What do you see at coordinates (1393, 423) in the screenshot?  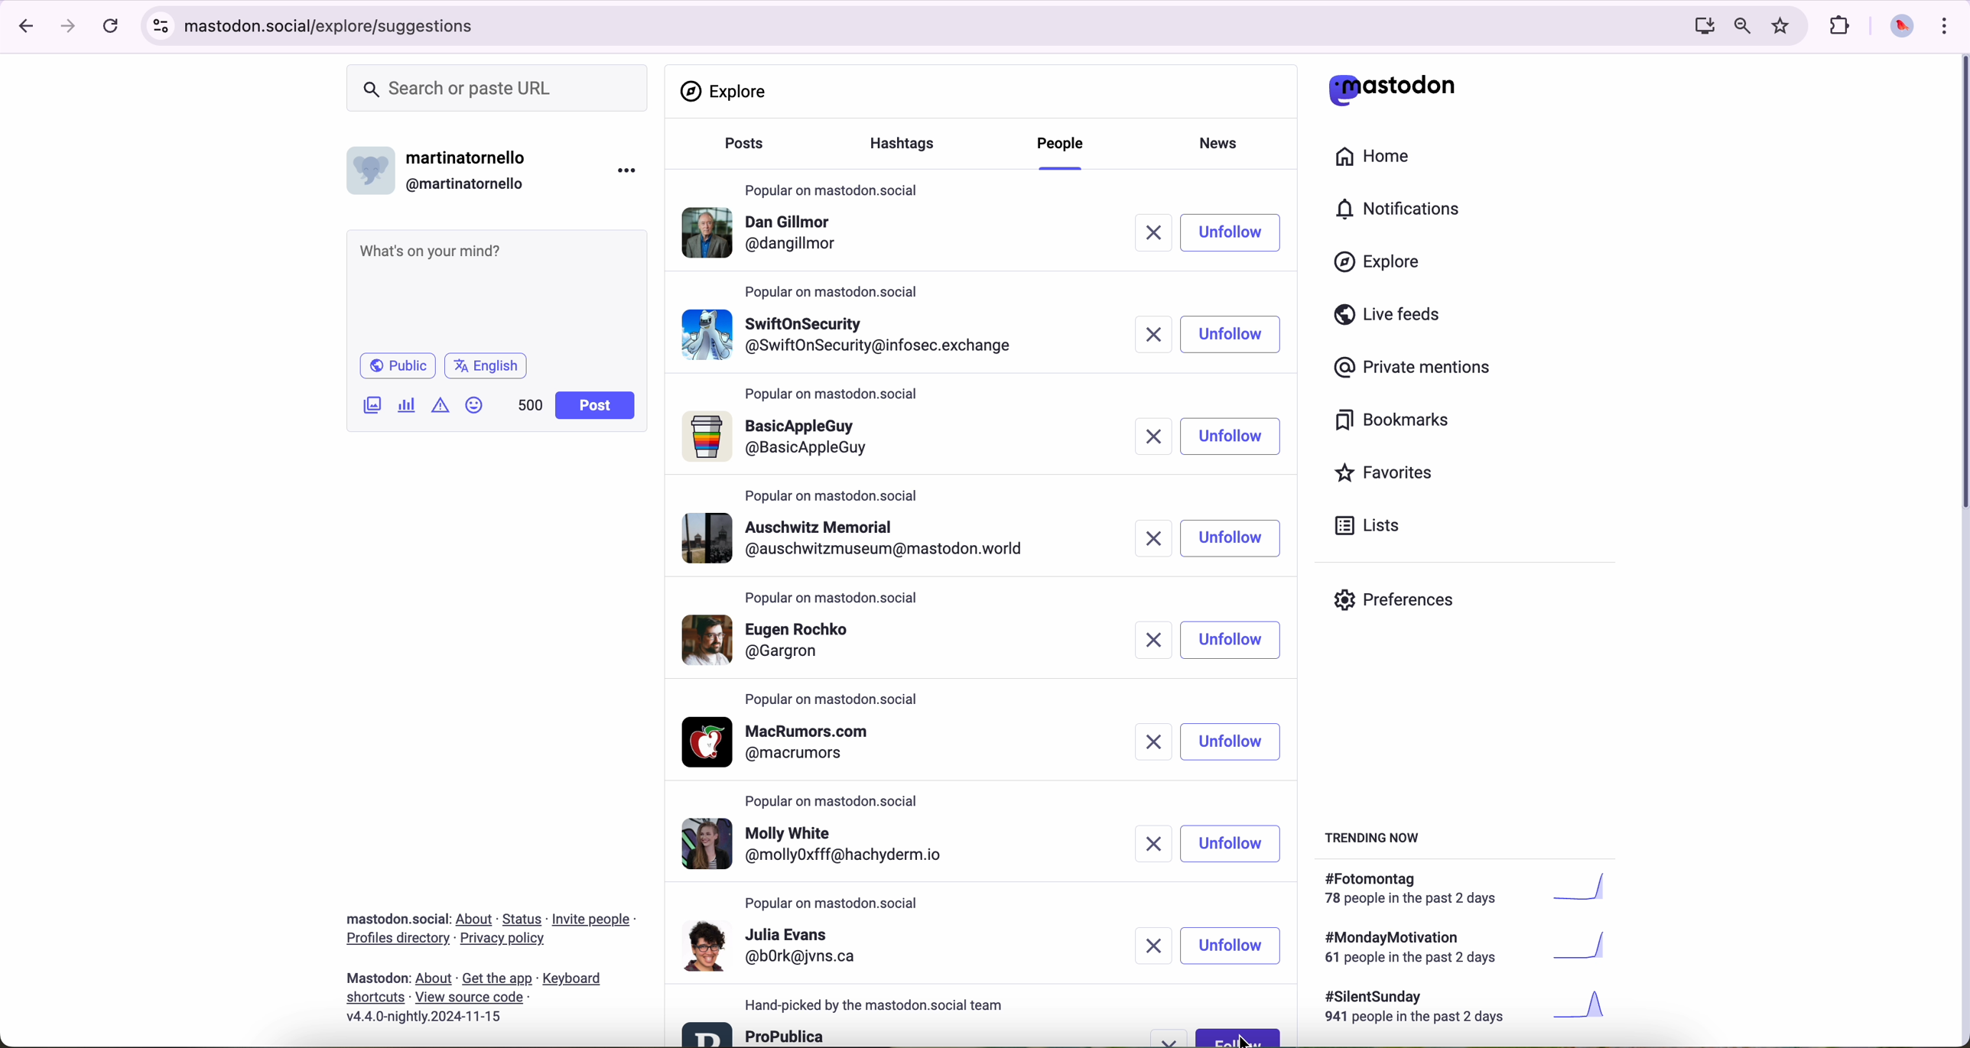 I see `bookmarks` at bounding box center [1393, 423].